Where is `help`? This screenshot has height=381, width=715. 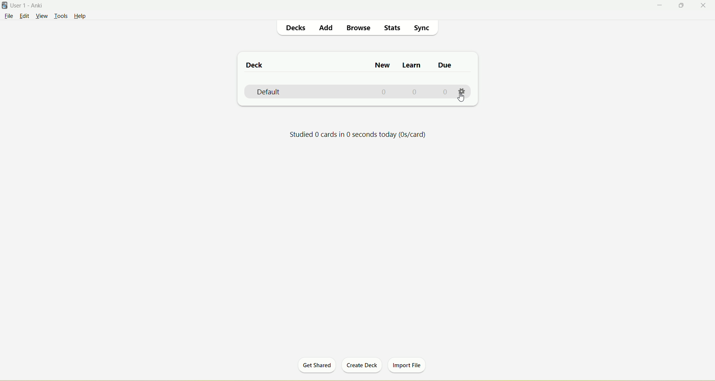
help is located at coordinates (82, 16).